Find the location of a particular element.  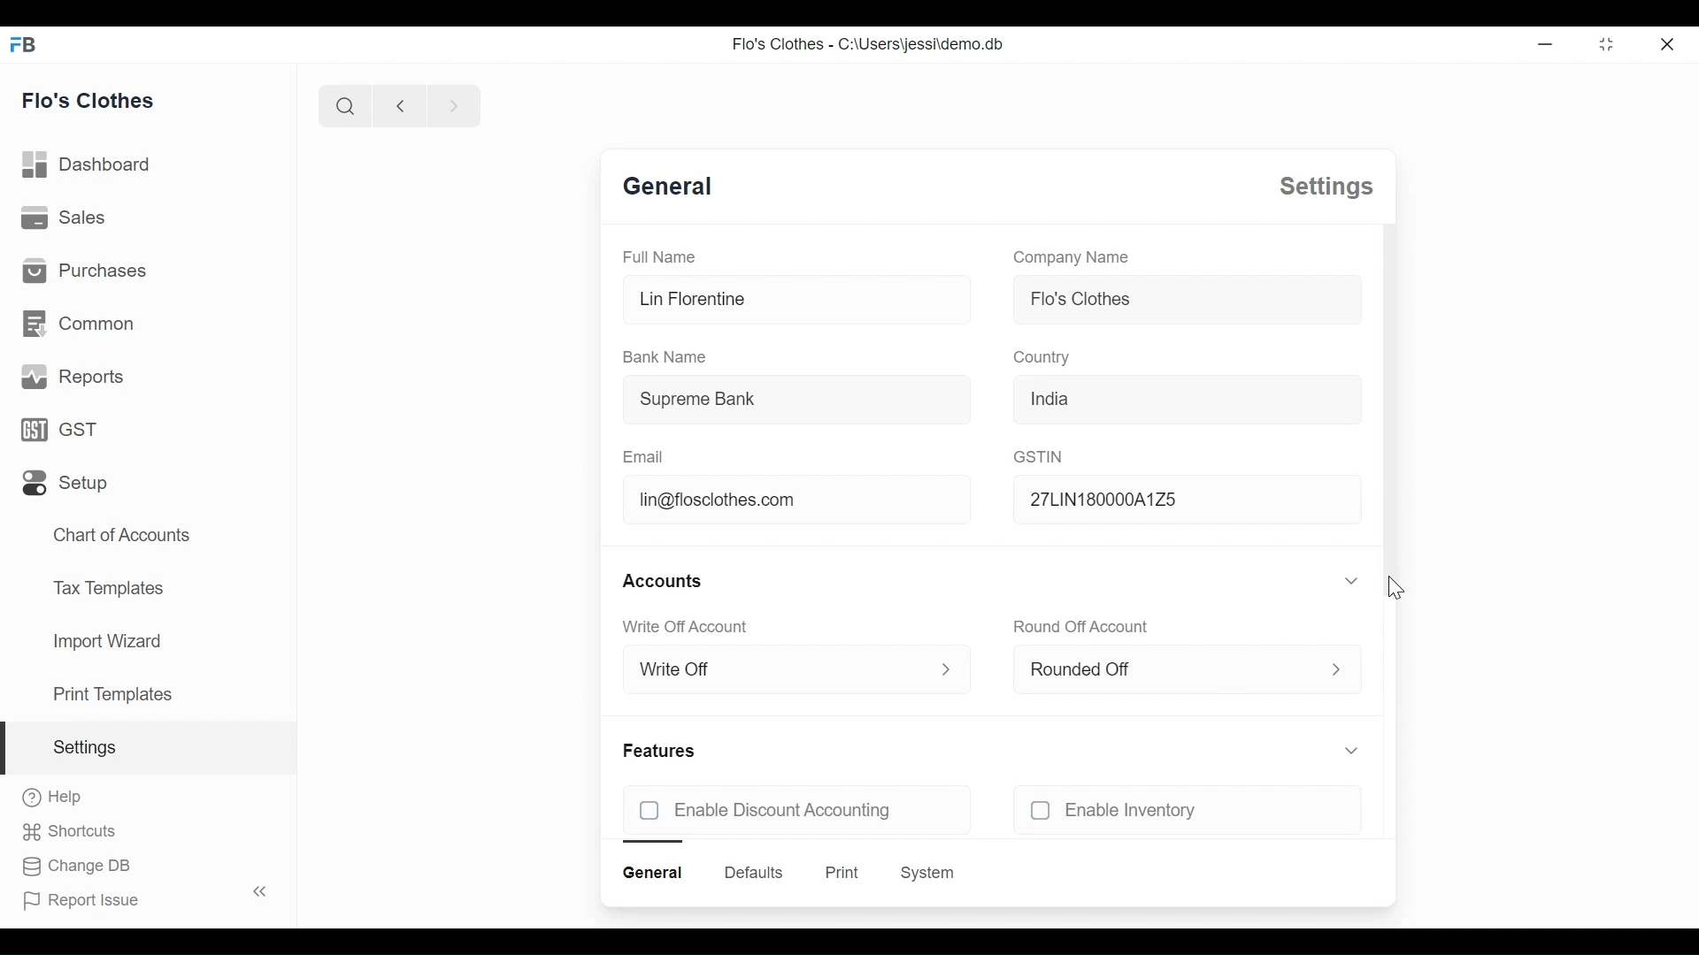

Setup is located at coordinates (67, 483).